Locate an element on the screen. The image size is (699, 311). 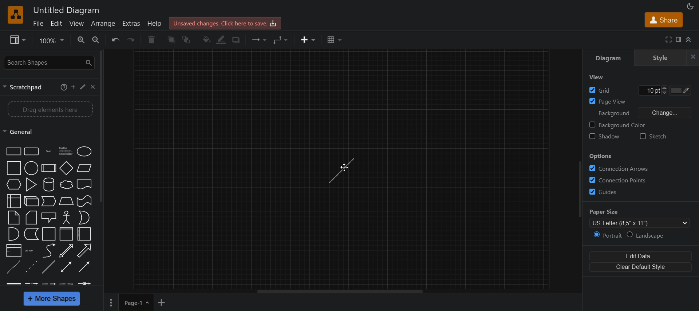
Text is located at coordinates (47, 151).